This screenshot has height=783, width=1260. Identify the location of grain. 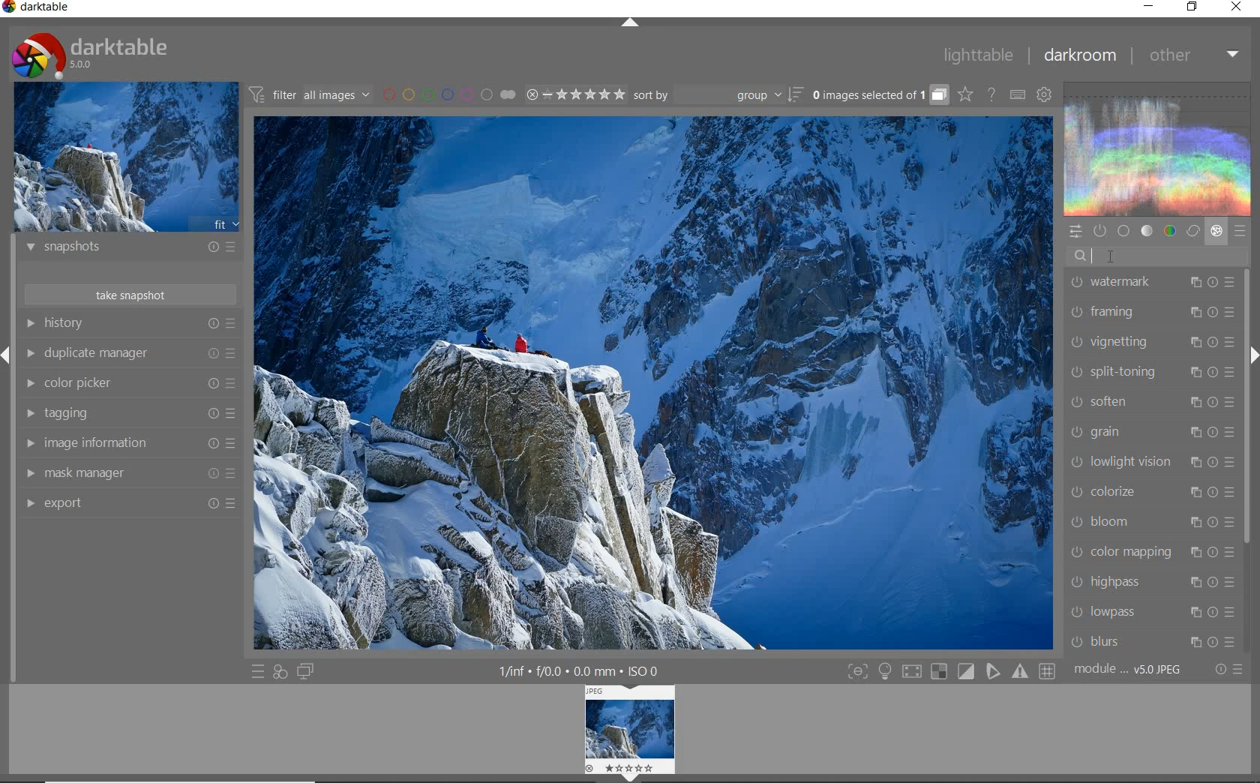
(1153, 432).